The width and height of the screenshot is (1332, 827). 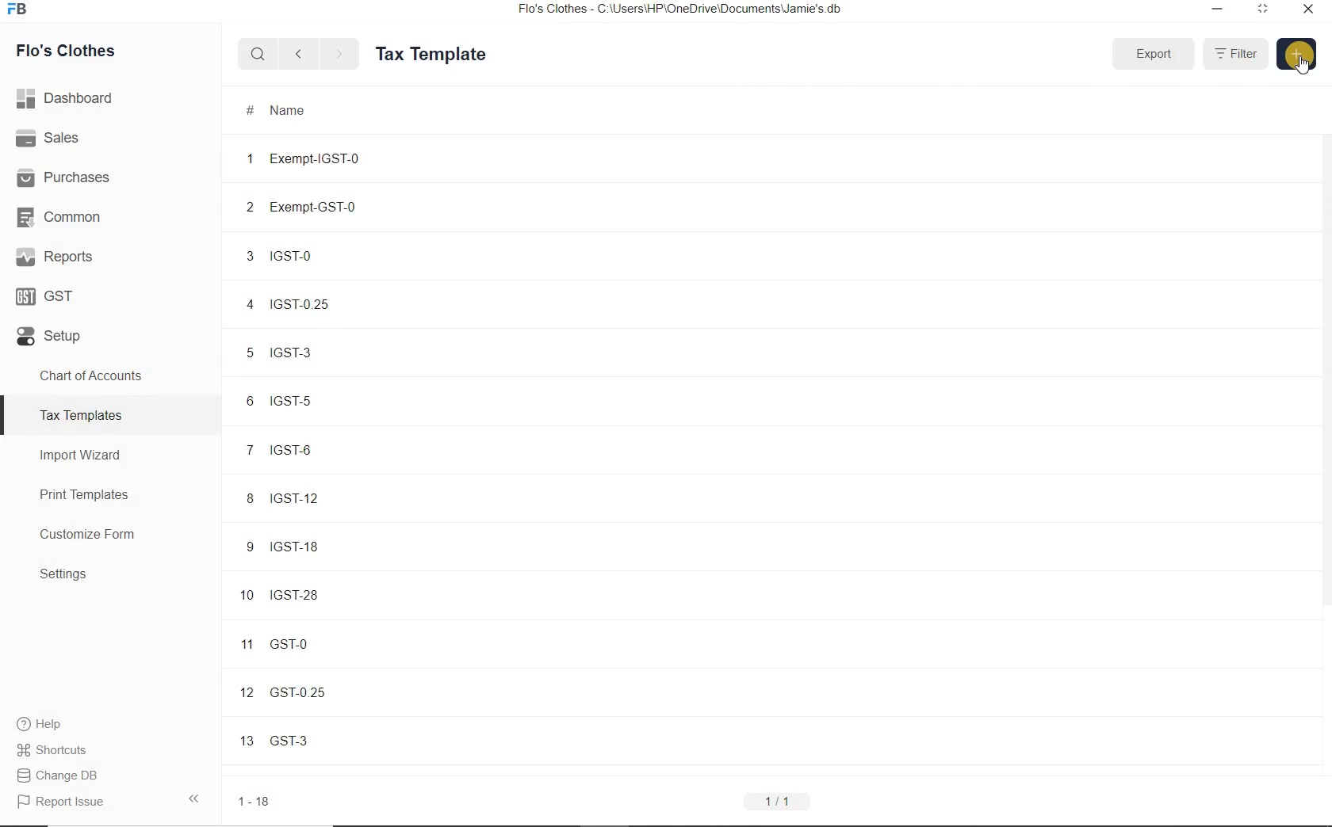 What do you see at coordinates (332, 692) in the screenshot?
I see `12 GST-025` at bounding box center [332, 692].